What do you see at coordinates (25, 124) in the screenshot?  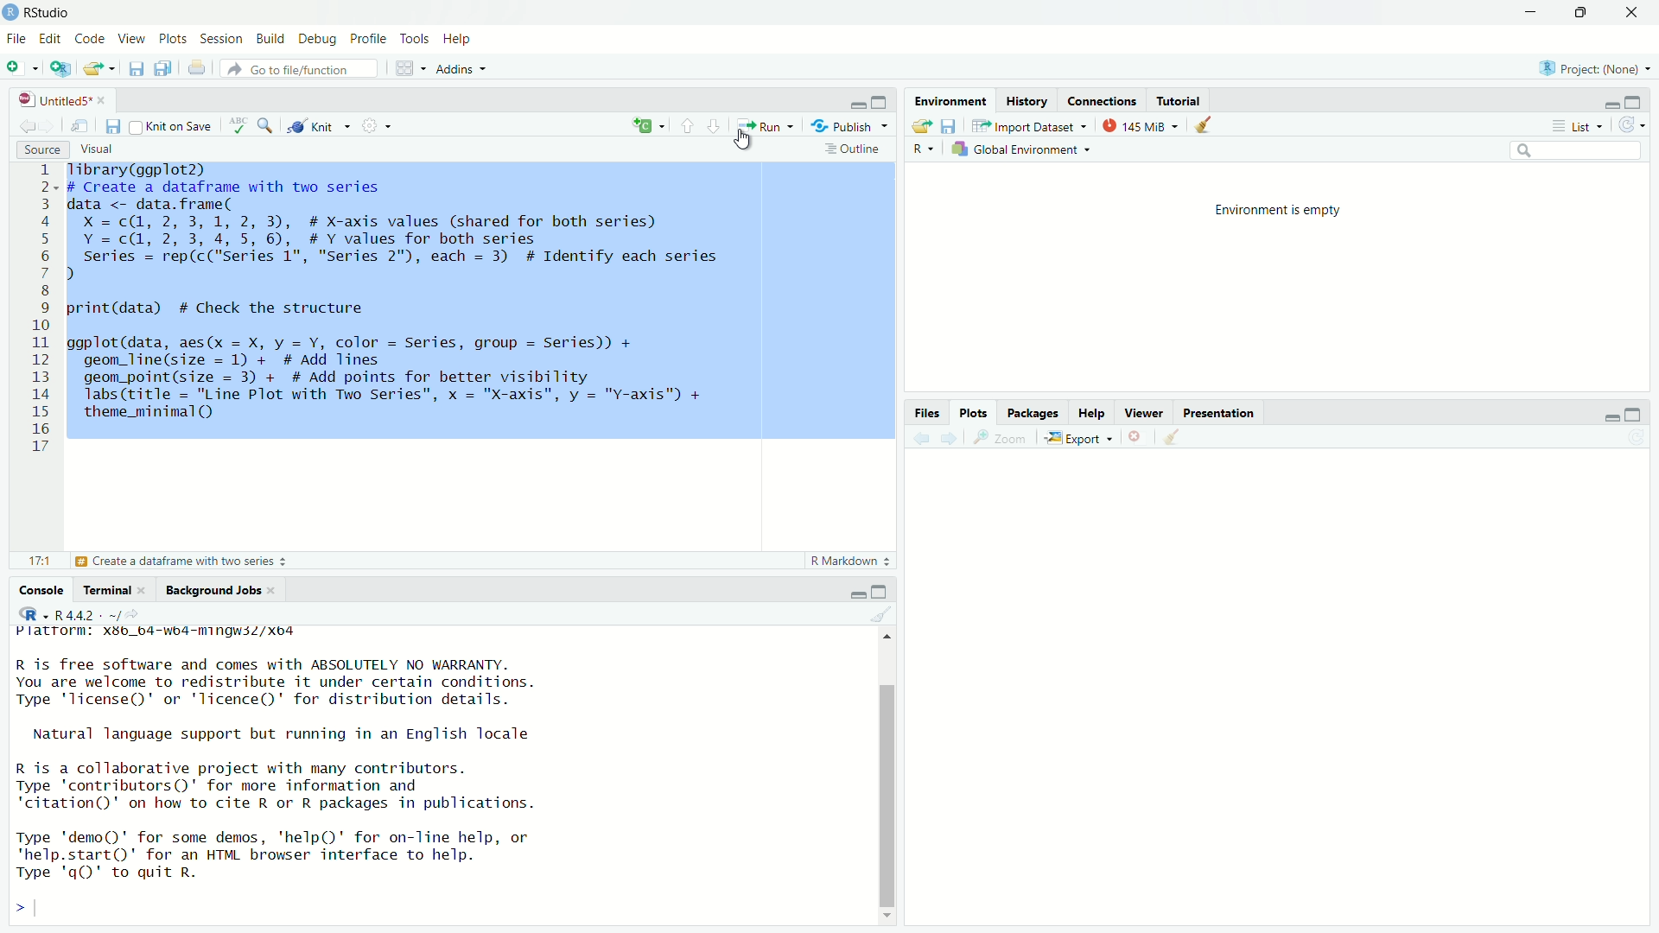 I see `Go back to the previous source selection` at bounding box center [25, 124].